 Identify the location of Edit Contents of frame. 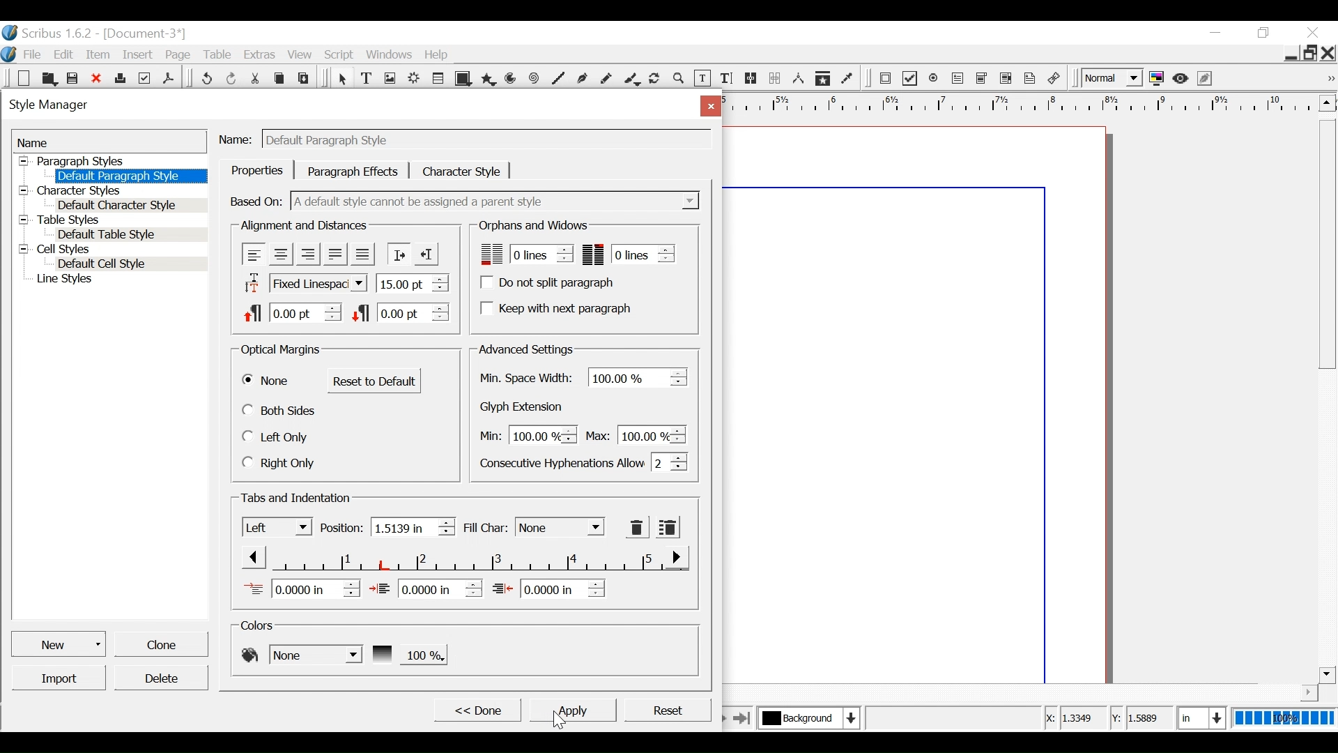
(702, 79).